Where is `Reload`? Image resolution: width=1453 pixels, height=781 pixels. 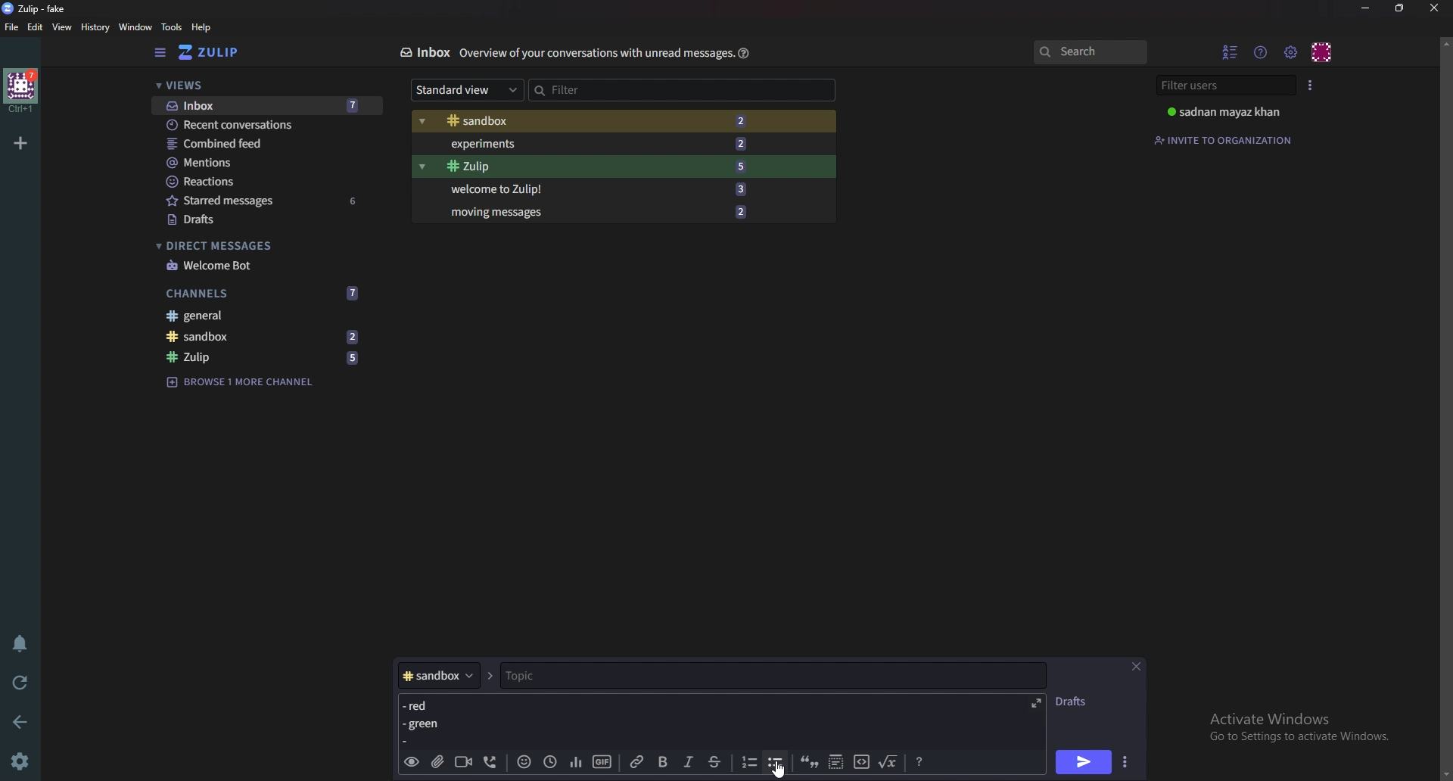
Reload is located at coordinates (20, 683).